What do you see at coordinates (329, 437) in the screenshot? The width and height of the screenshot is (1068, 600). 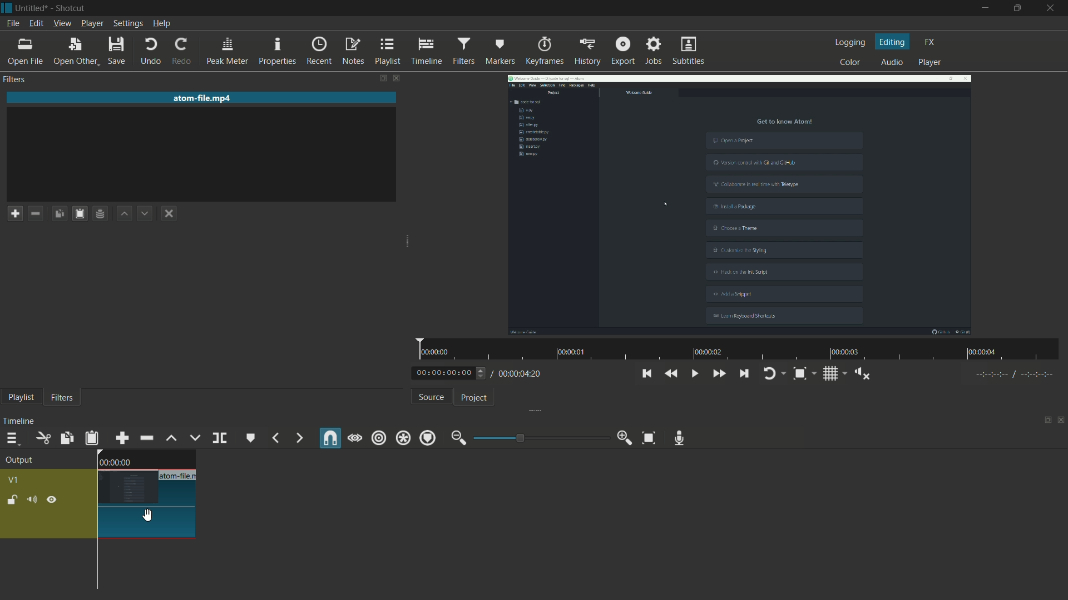 I see `snap` at bounding box center [329, 437].